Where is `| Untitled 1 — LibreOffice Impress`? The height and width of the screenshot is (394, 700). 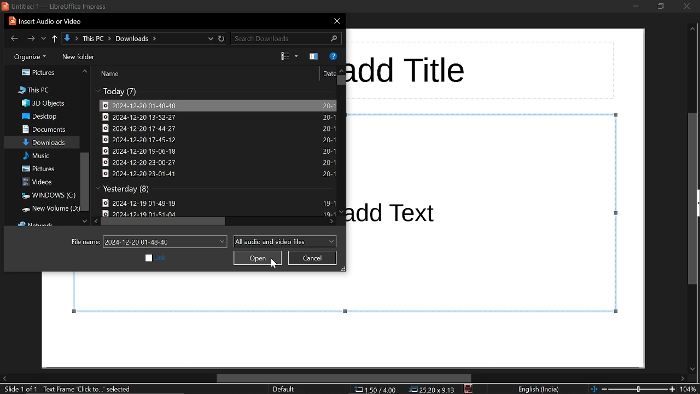 | Untitled 1 — LibreOffice Impress is located at coordinates (56, 5).